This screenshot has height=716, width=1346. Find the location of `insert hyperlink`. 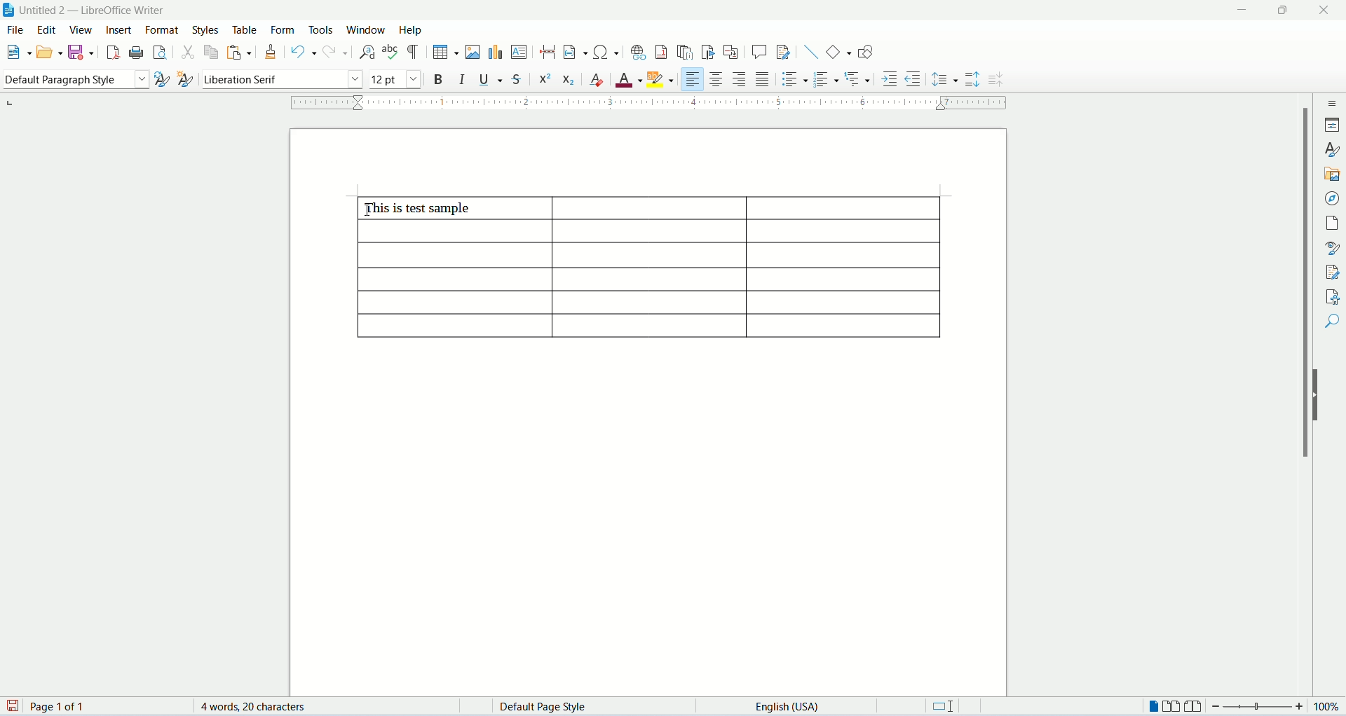

insert hyperlink is located at coordinates (639, 51).